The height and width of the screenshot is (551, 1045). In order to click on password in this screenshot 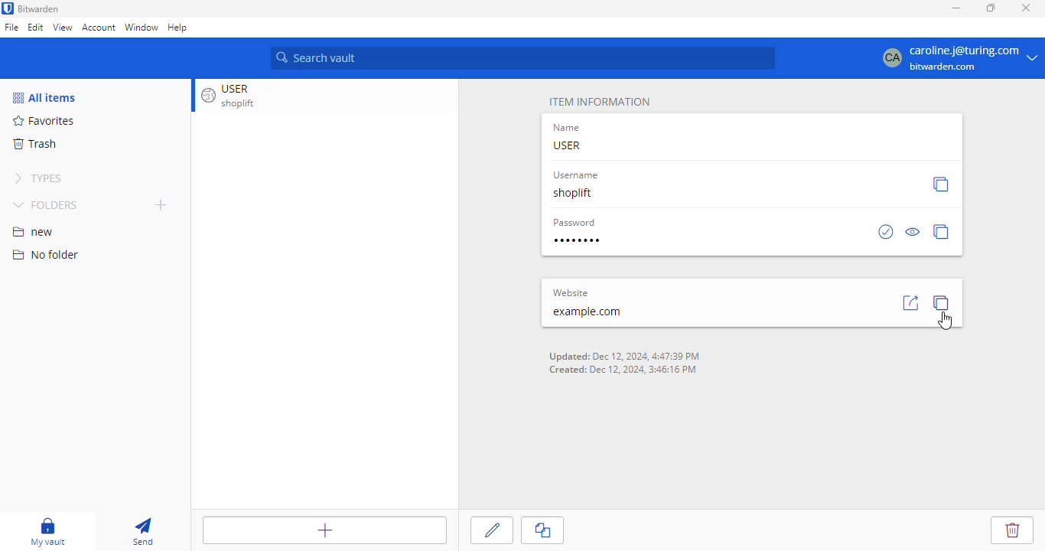, I will do `click(578, 240)`.